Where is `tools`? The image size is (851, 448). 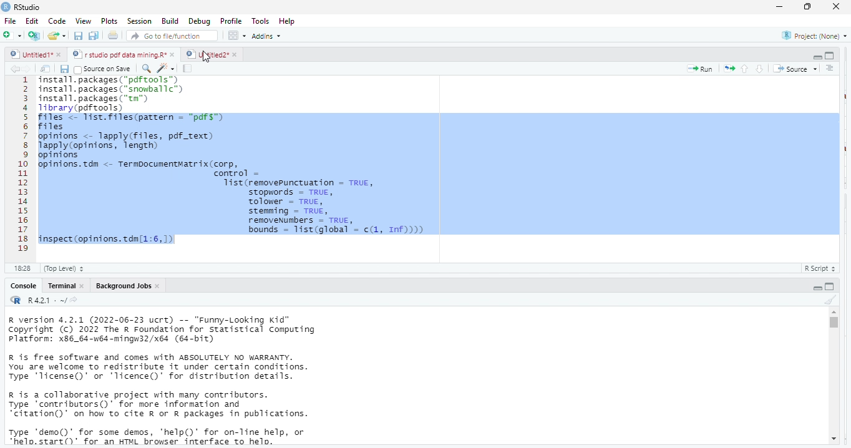
tools is located at coordinates (262, 20).